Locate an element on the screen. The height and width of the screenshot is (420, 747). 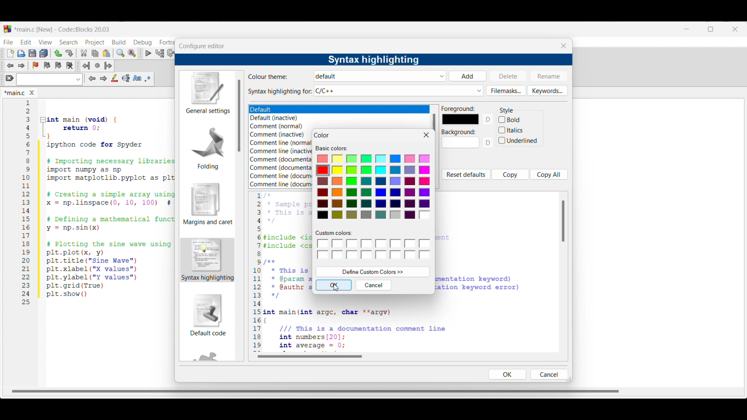
Comment (documentation, inactive) is located at coordinates (279, 168).